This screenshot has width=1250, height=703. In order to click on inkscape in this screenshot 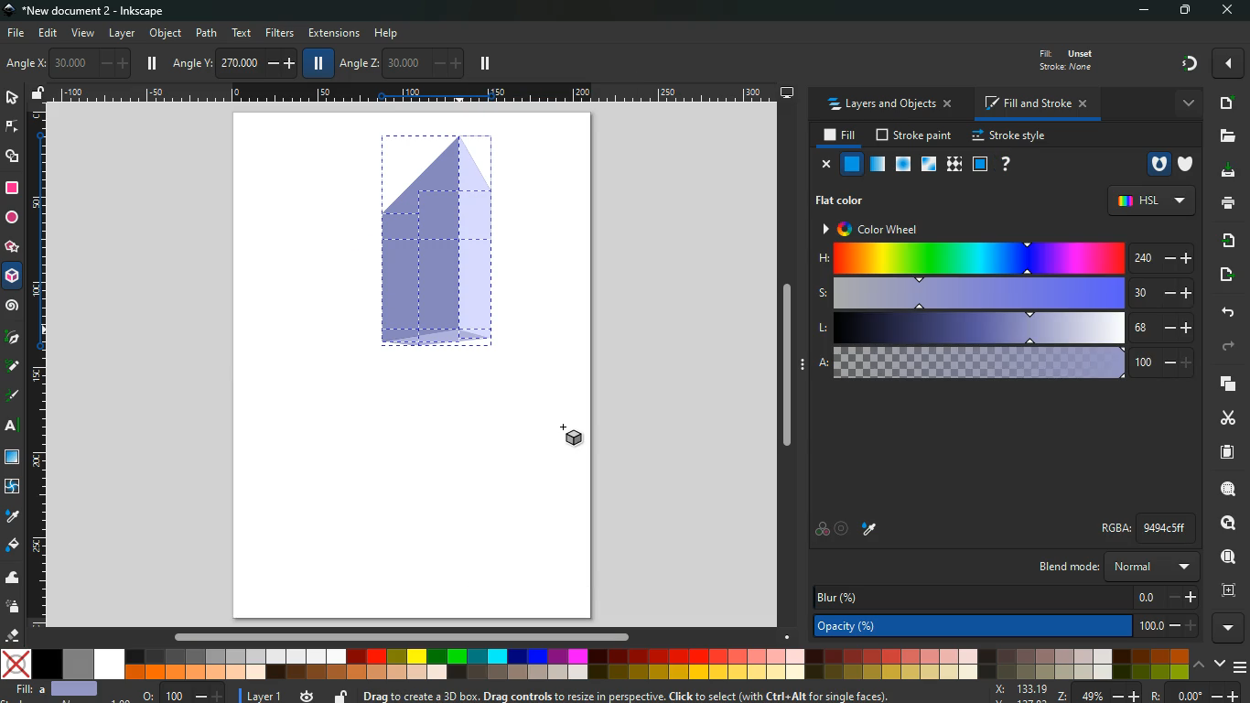, I will do `click(90, 12)`.